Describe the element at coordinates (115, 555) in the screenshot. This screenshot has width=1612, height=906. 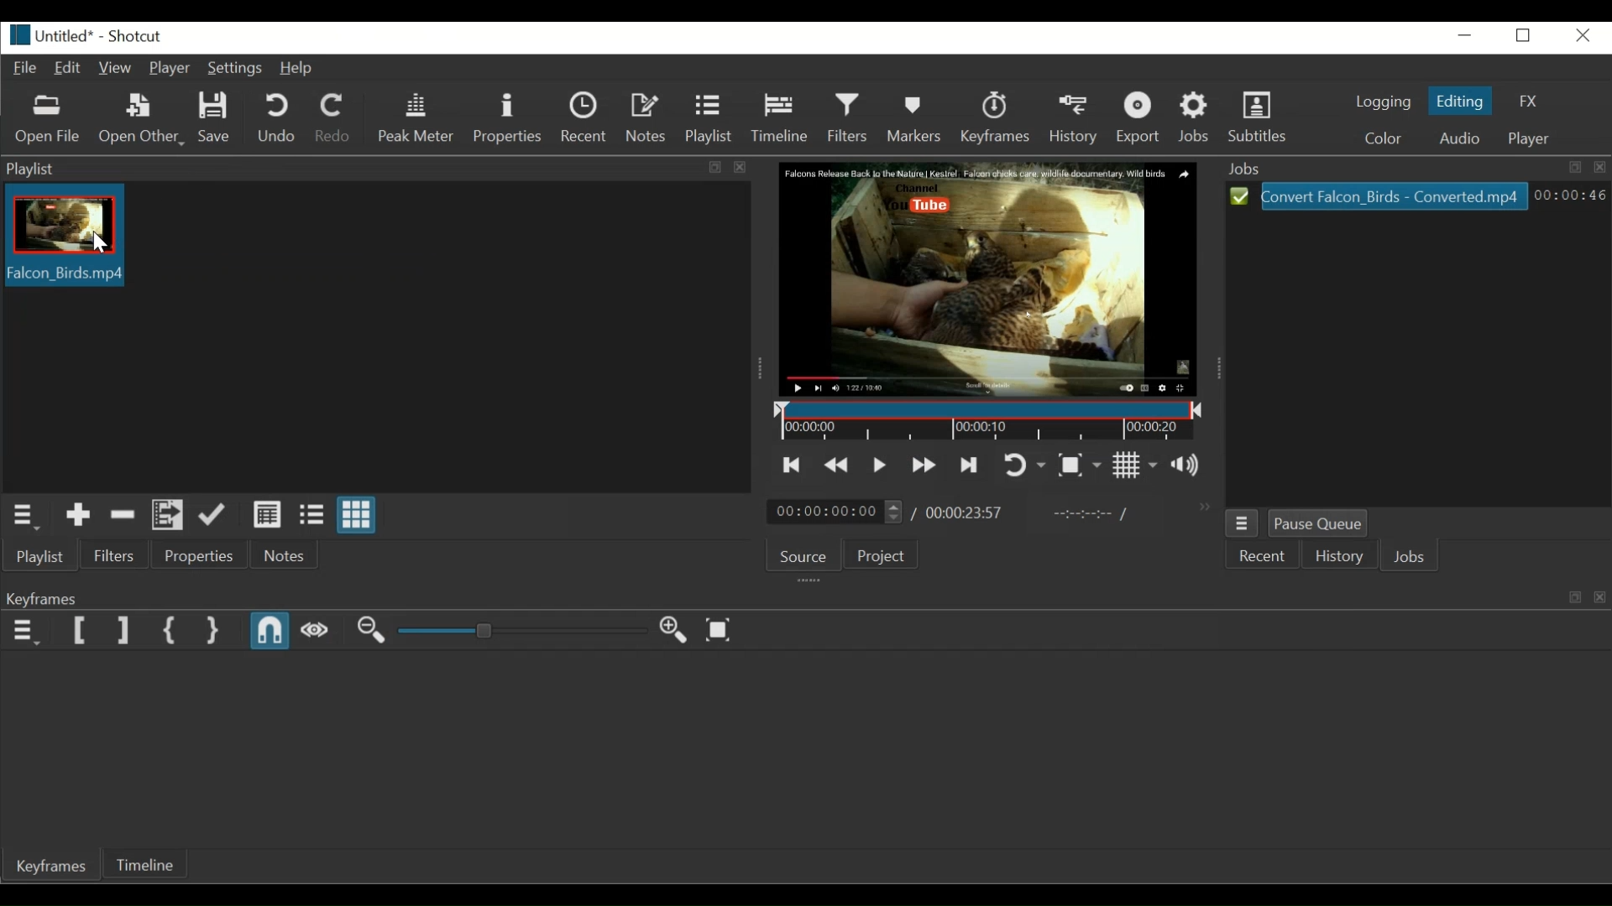
I see `Filters` at that location.